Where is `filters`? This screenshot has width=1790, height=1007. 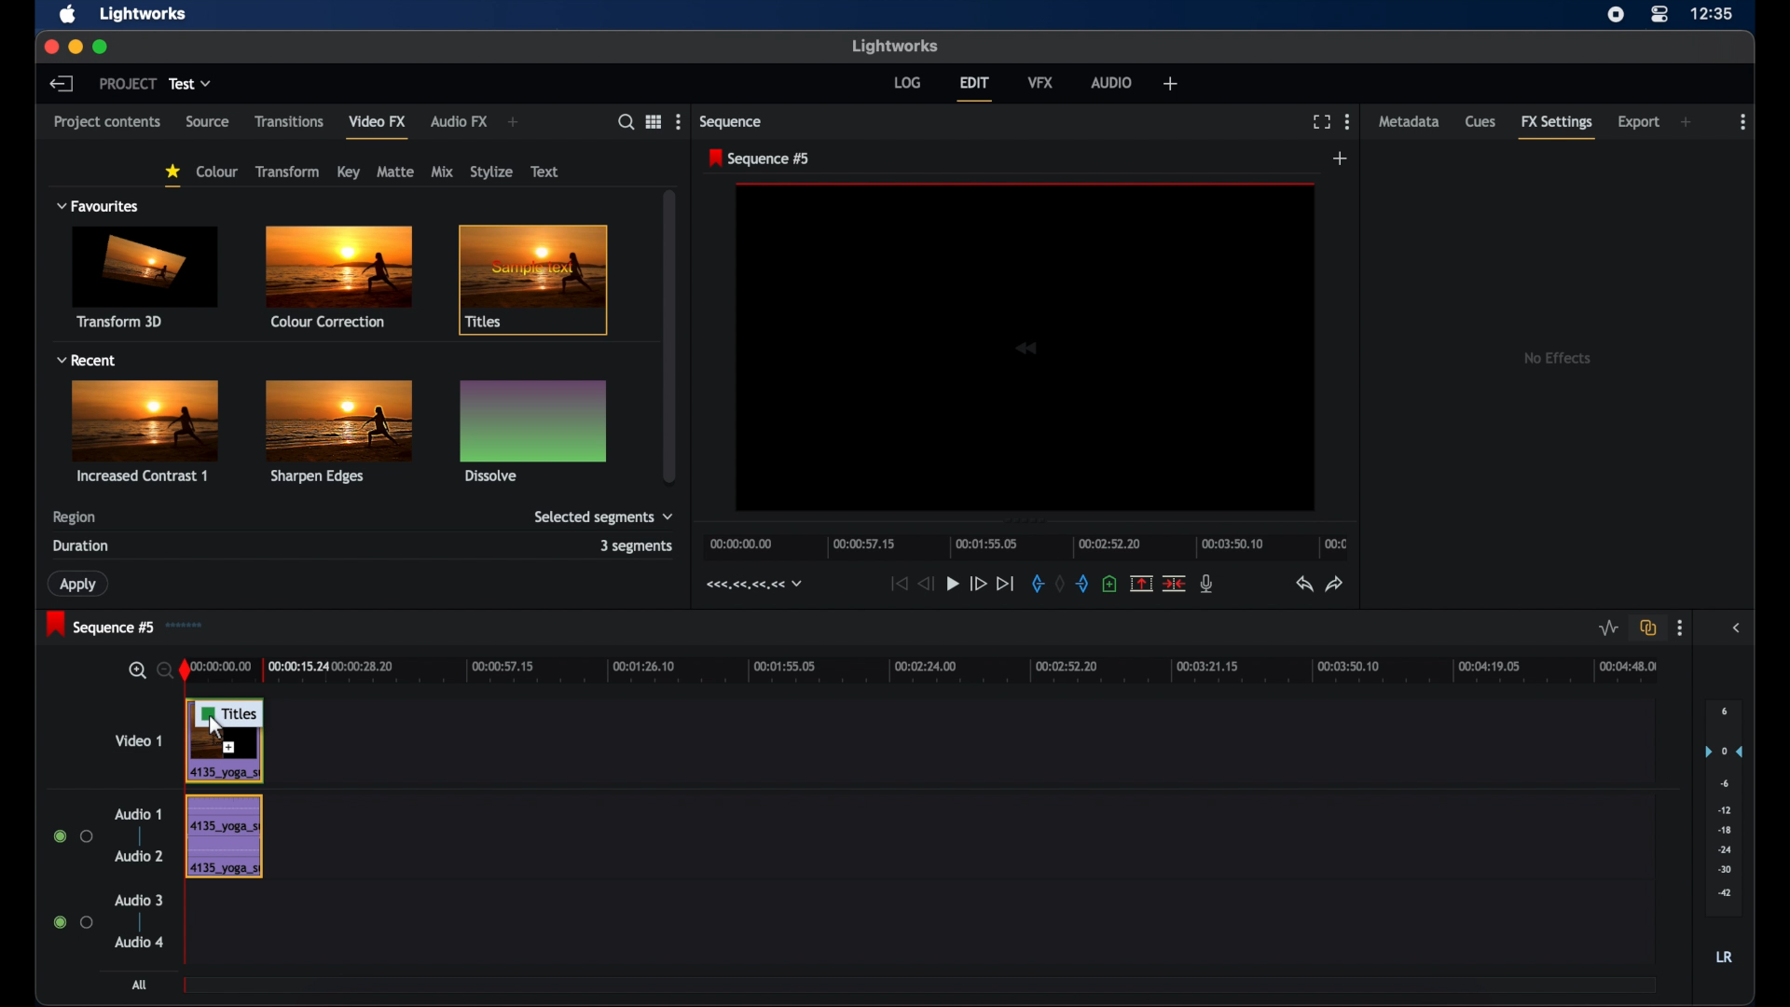
filters is located at coordinates (77, 164).